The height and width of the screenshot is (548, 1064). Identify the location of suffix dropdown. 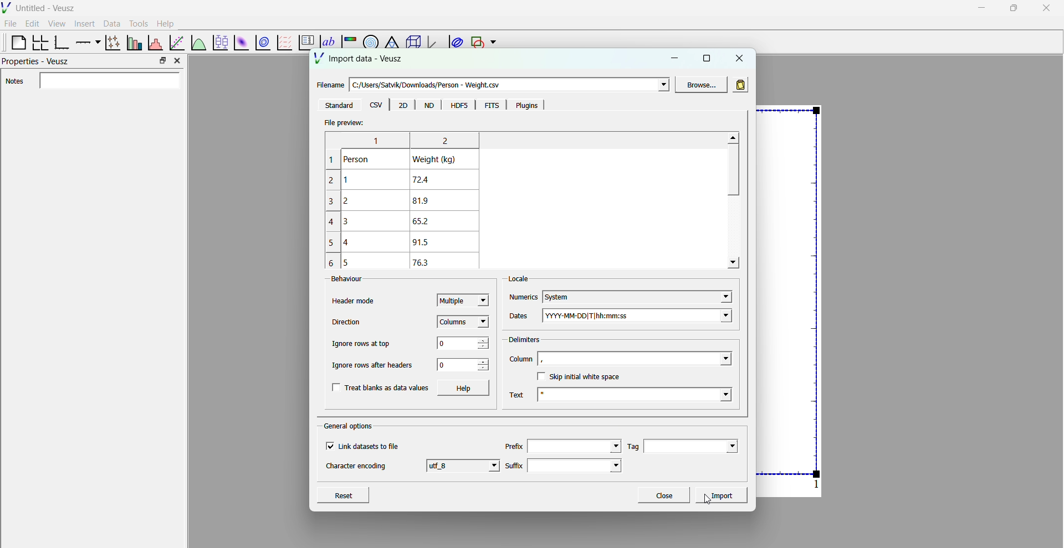
(580, 466).